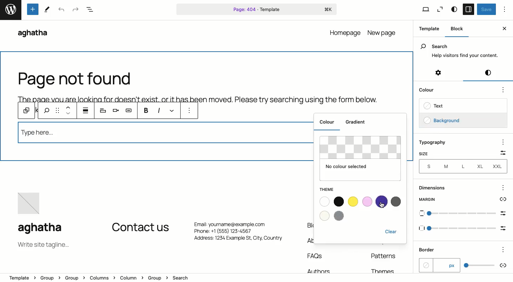 The width and height of the screenshot is (513, 282). Describe the element at coordinates (32, 33) in the screenshot. I see `aghatha` at that location.